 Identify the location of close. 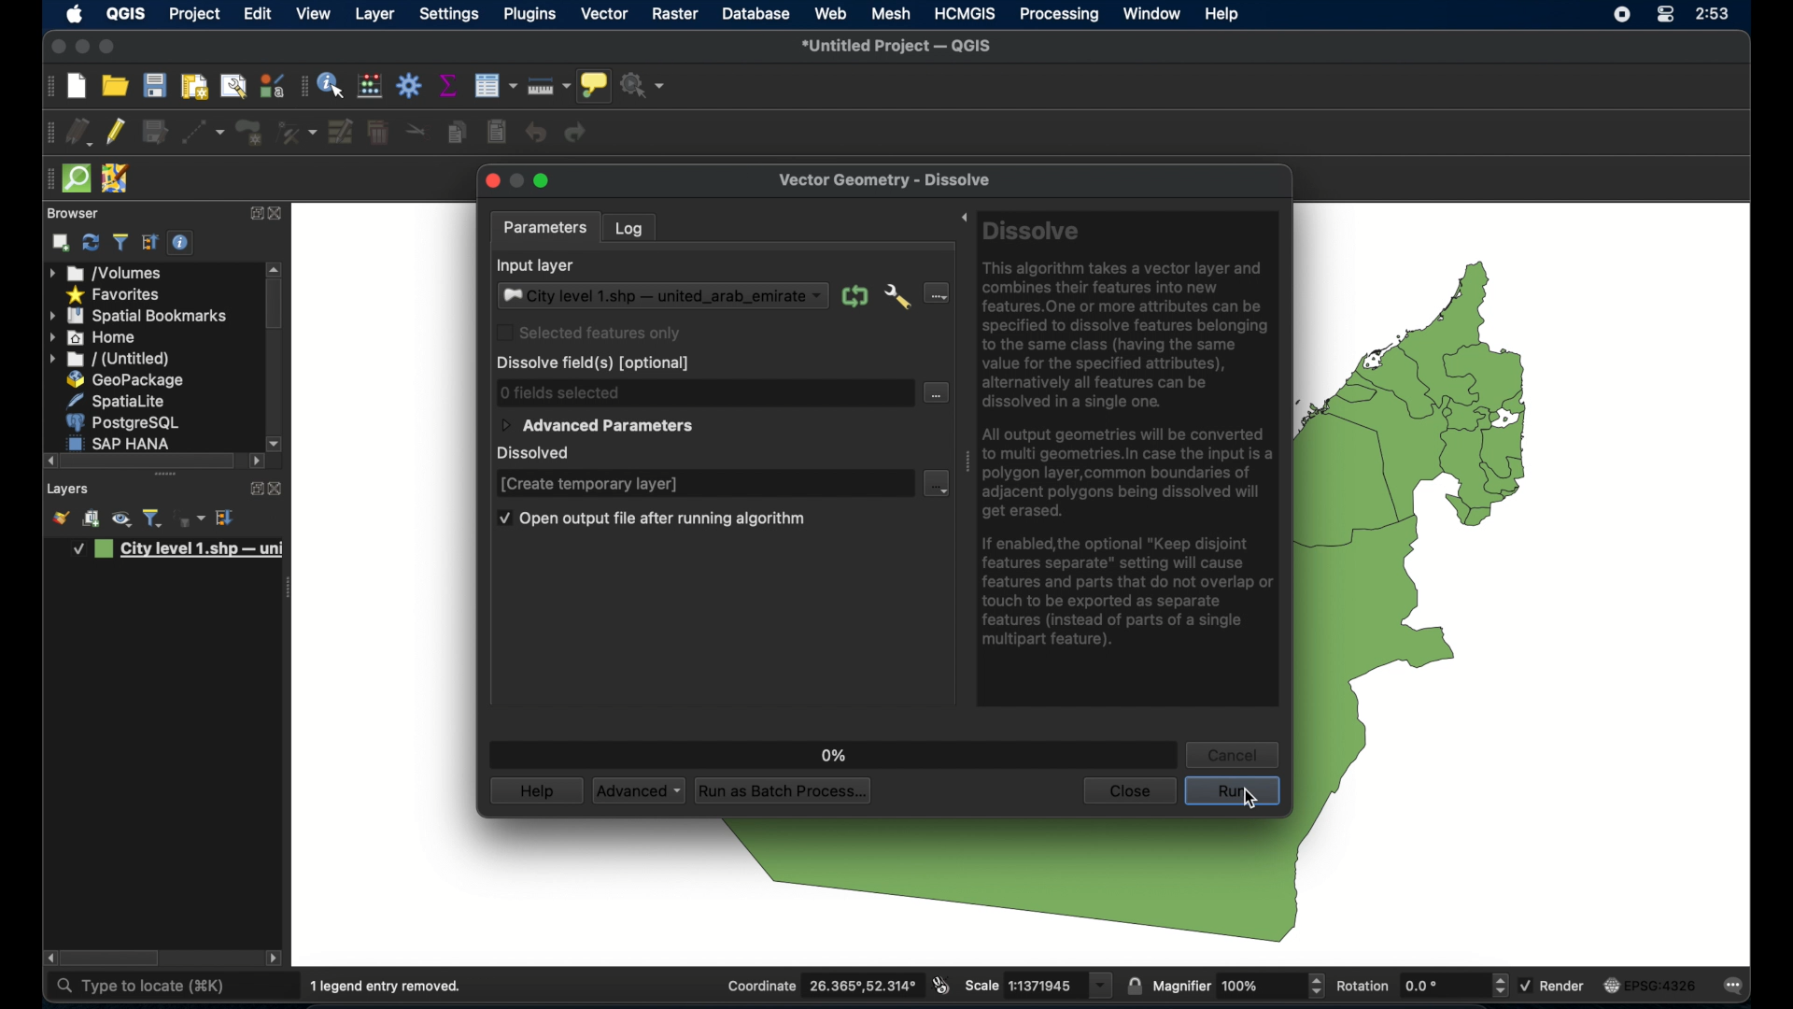
(277, 214).